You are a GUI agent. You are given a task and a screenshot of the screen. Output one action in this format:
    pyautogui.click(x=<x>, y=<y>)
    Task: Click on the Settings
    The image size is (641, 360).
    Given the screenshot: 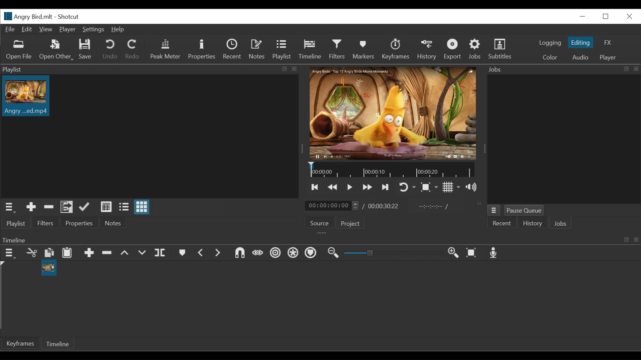 What is the action you would take?
    pyautogui.click(x=93, y=29)
    